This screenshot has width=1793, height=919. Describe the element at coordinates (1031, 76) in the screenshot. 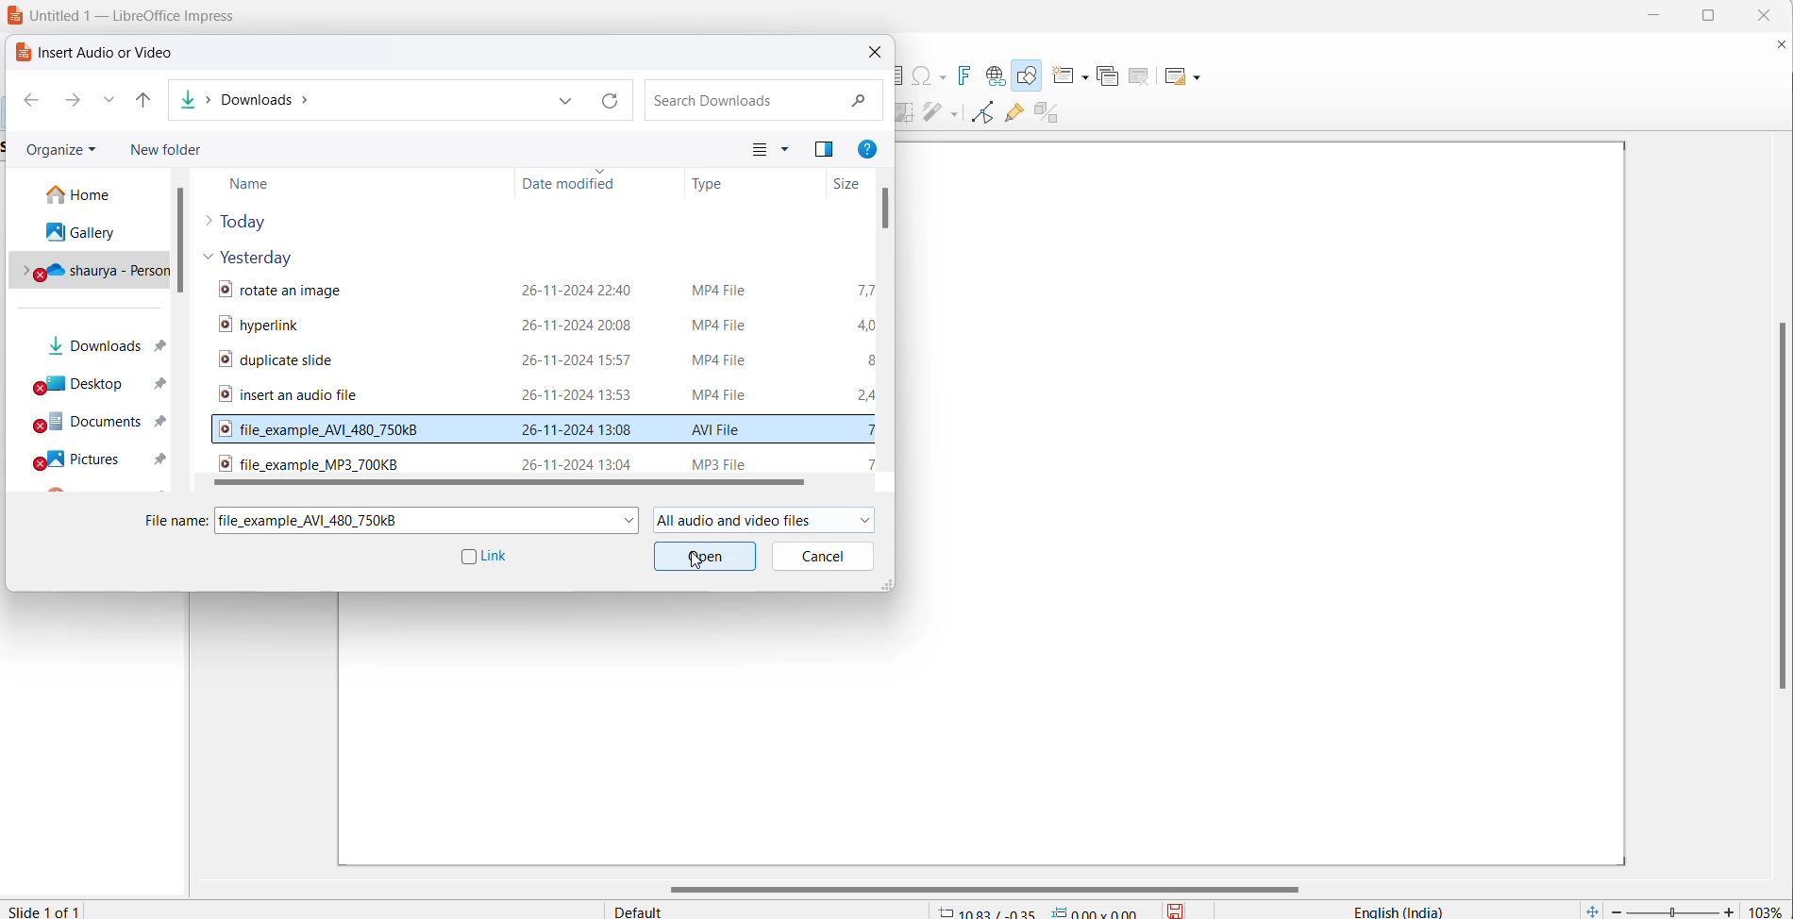

I see `draw shapes tool` at that location.